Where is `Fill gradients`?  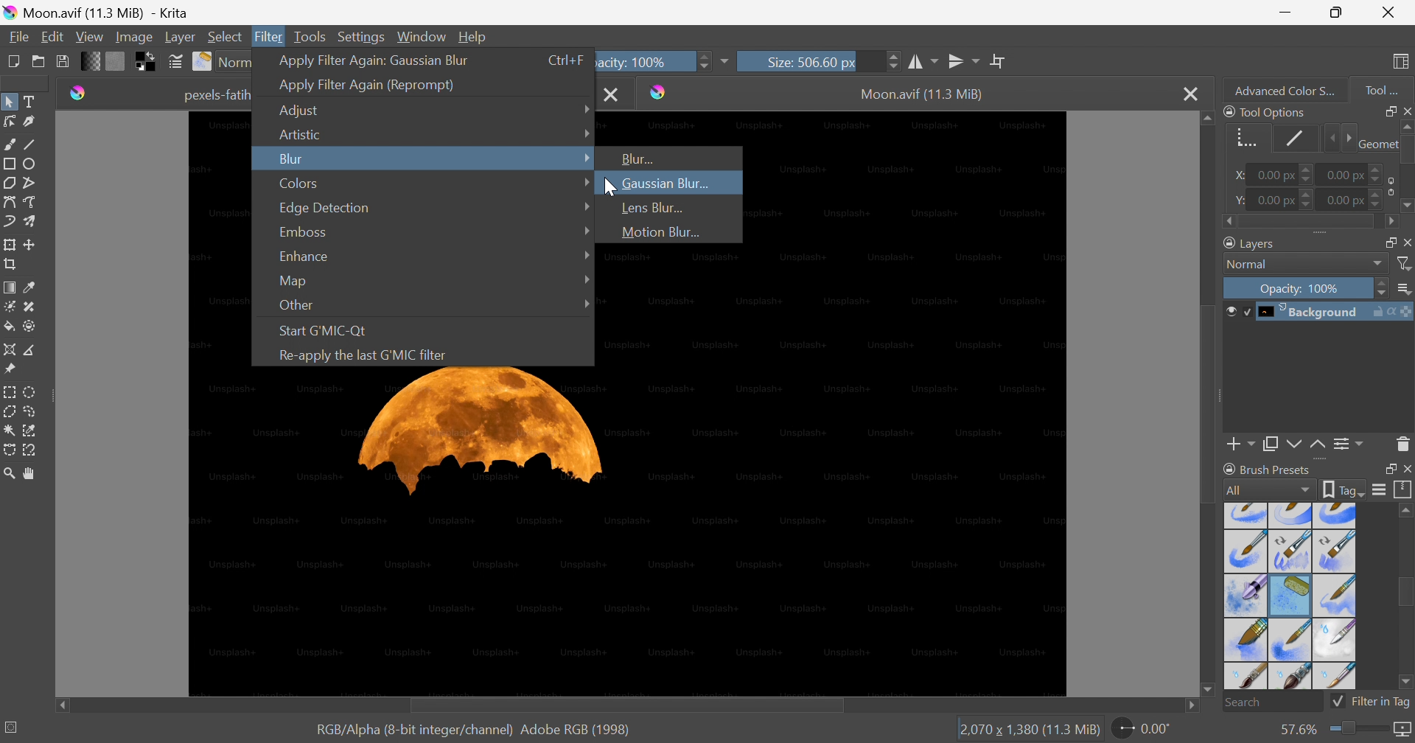
Fill gradients is located at coordinates (88, 60).